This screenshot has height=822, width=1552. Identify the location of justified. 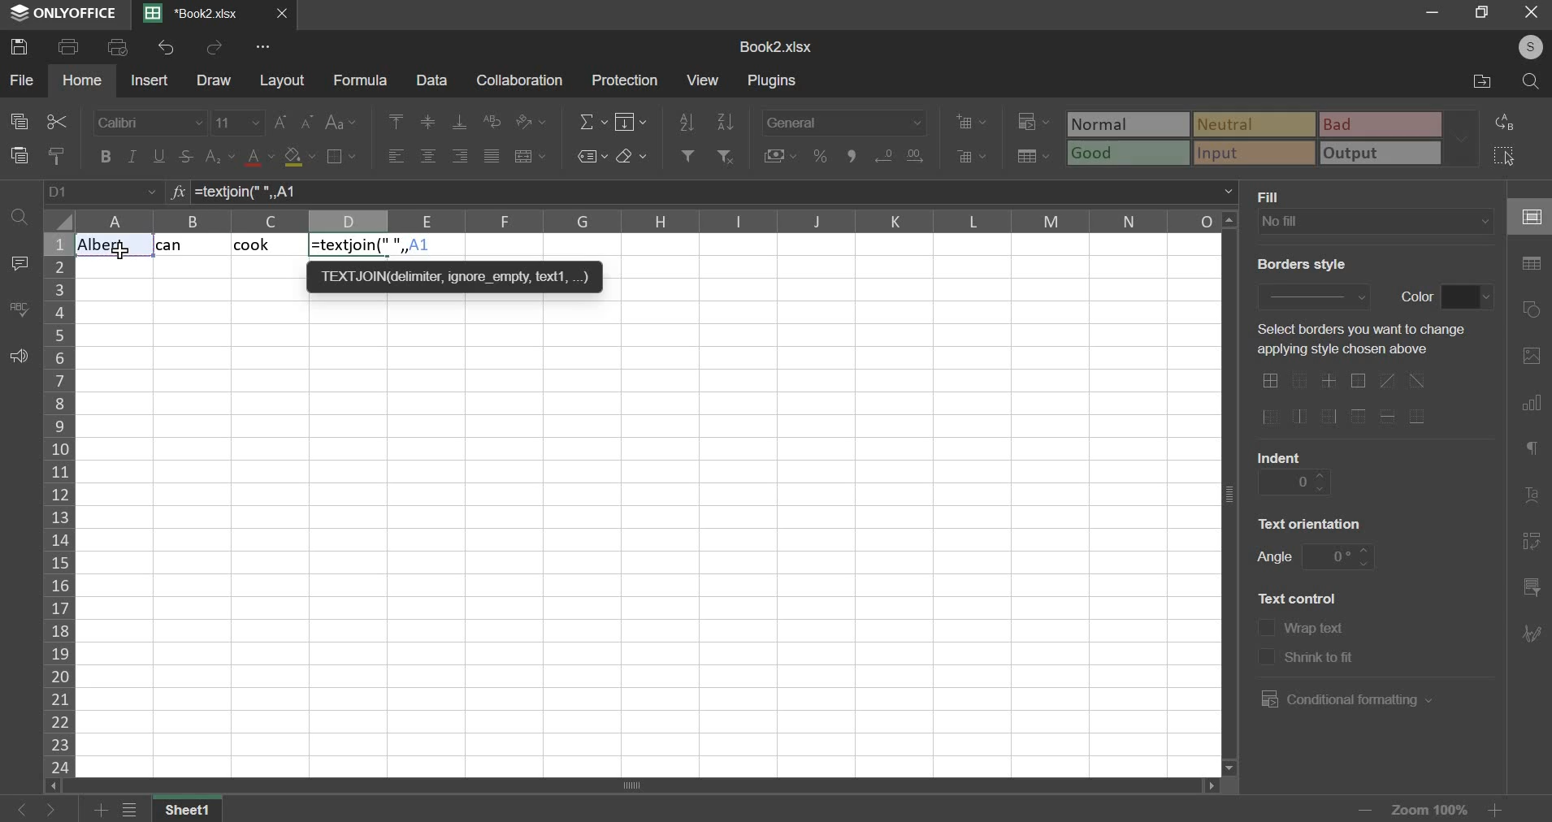
(491, 155).